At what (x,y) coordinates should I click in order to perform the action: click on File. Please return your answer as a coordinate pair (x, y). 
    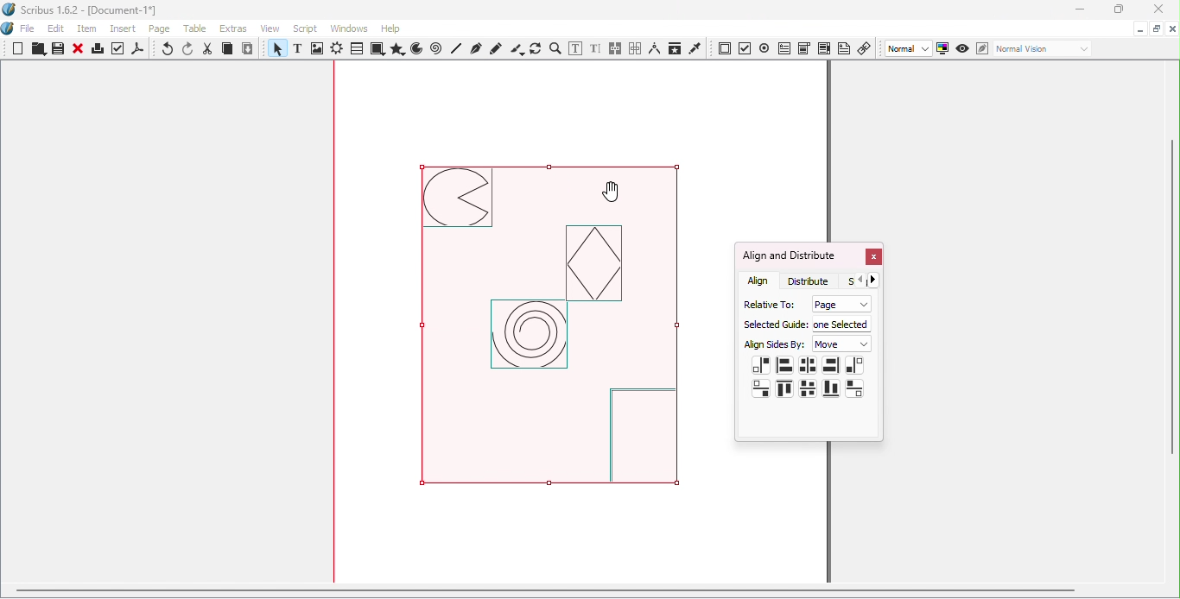
    Looking at the image, I should click on (28, 29).